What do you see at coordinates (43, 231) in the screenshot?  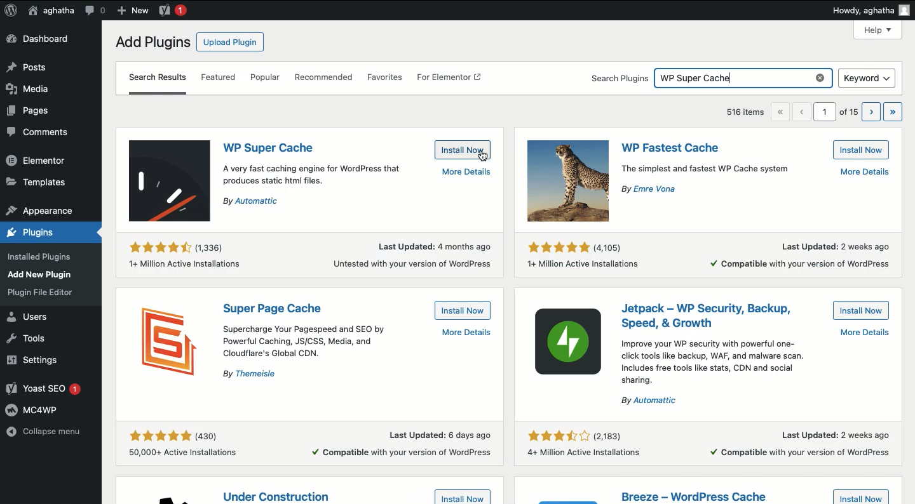 I see `plugins` at bounding box center [43, 231].